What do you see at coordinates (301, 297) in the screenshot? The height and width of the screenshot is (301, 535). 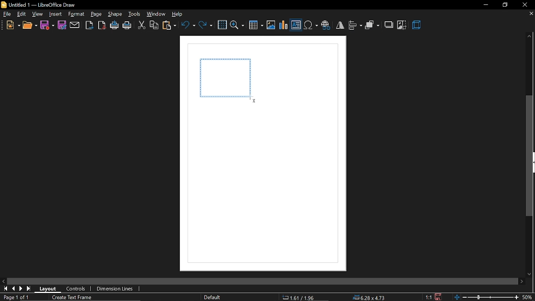 I see `co-ordinate` at bounding box center [301, 297].